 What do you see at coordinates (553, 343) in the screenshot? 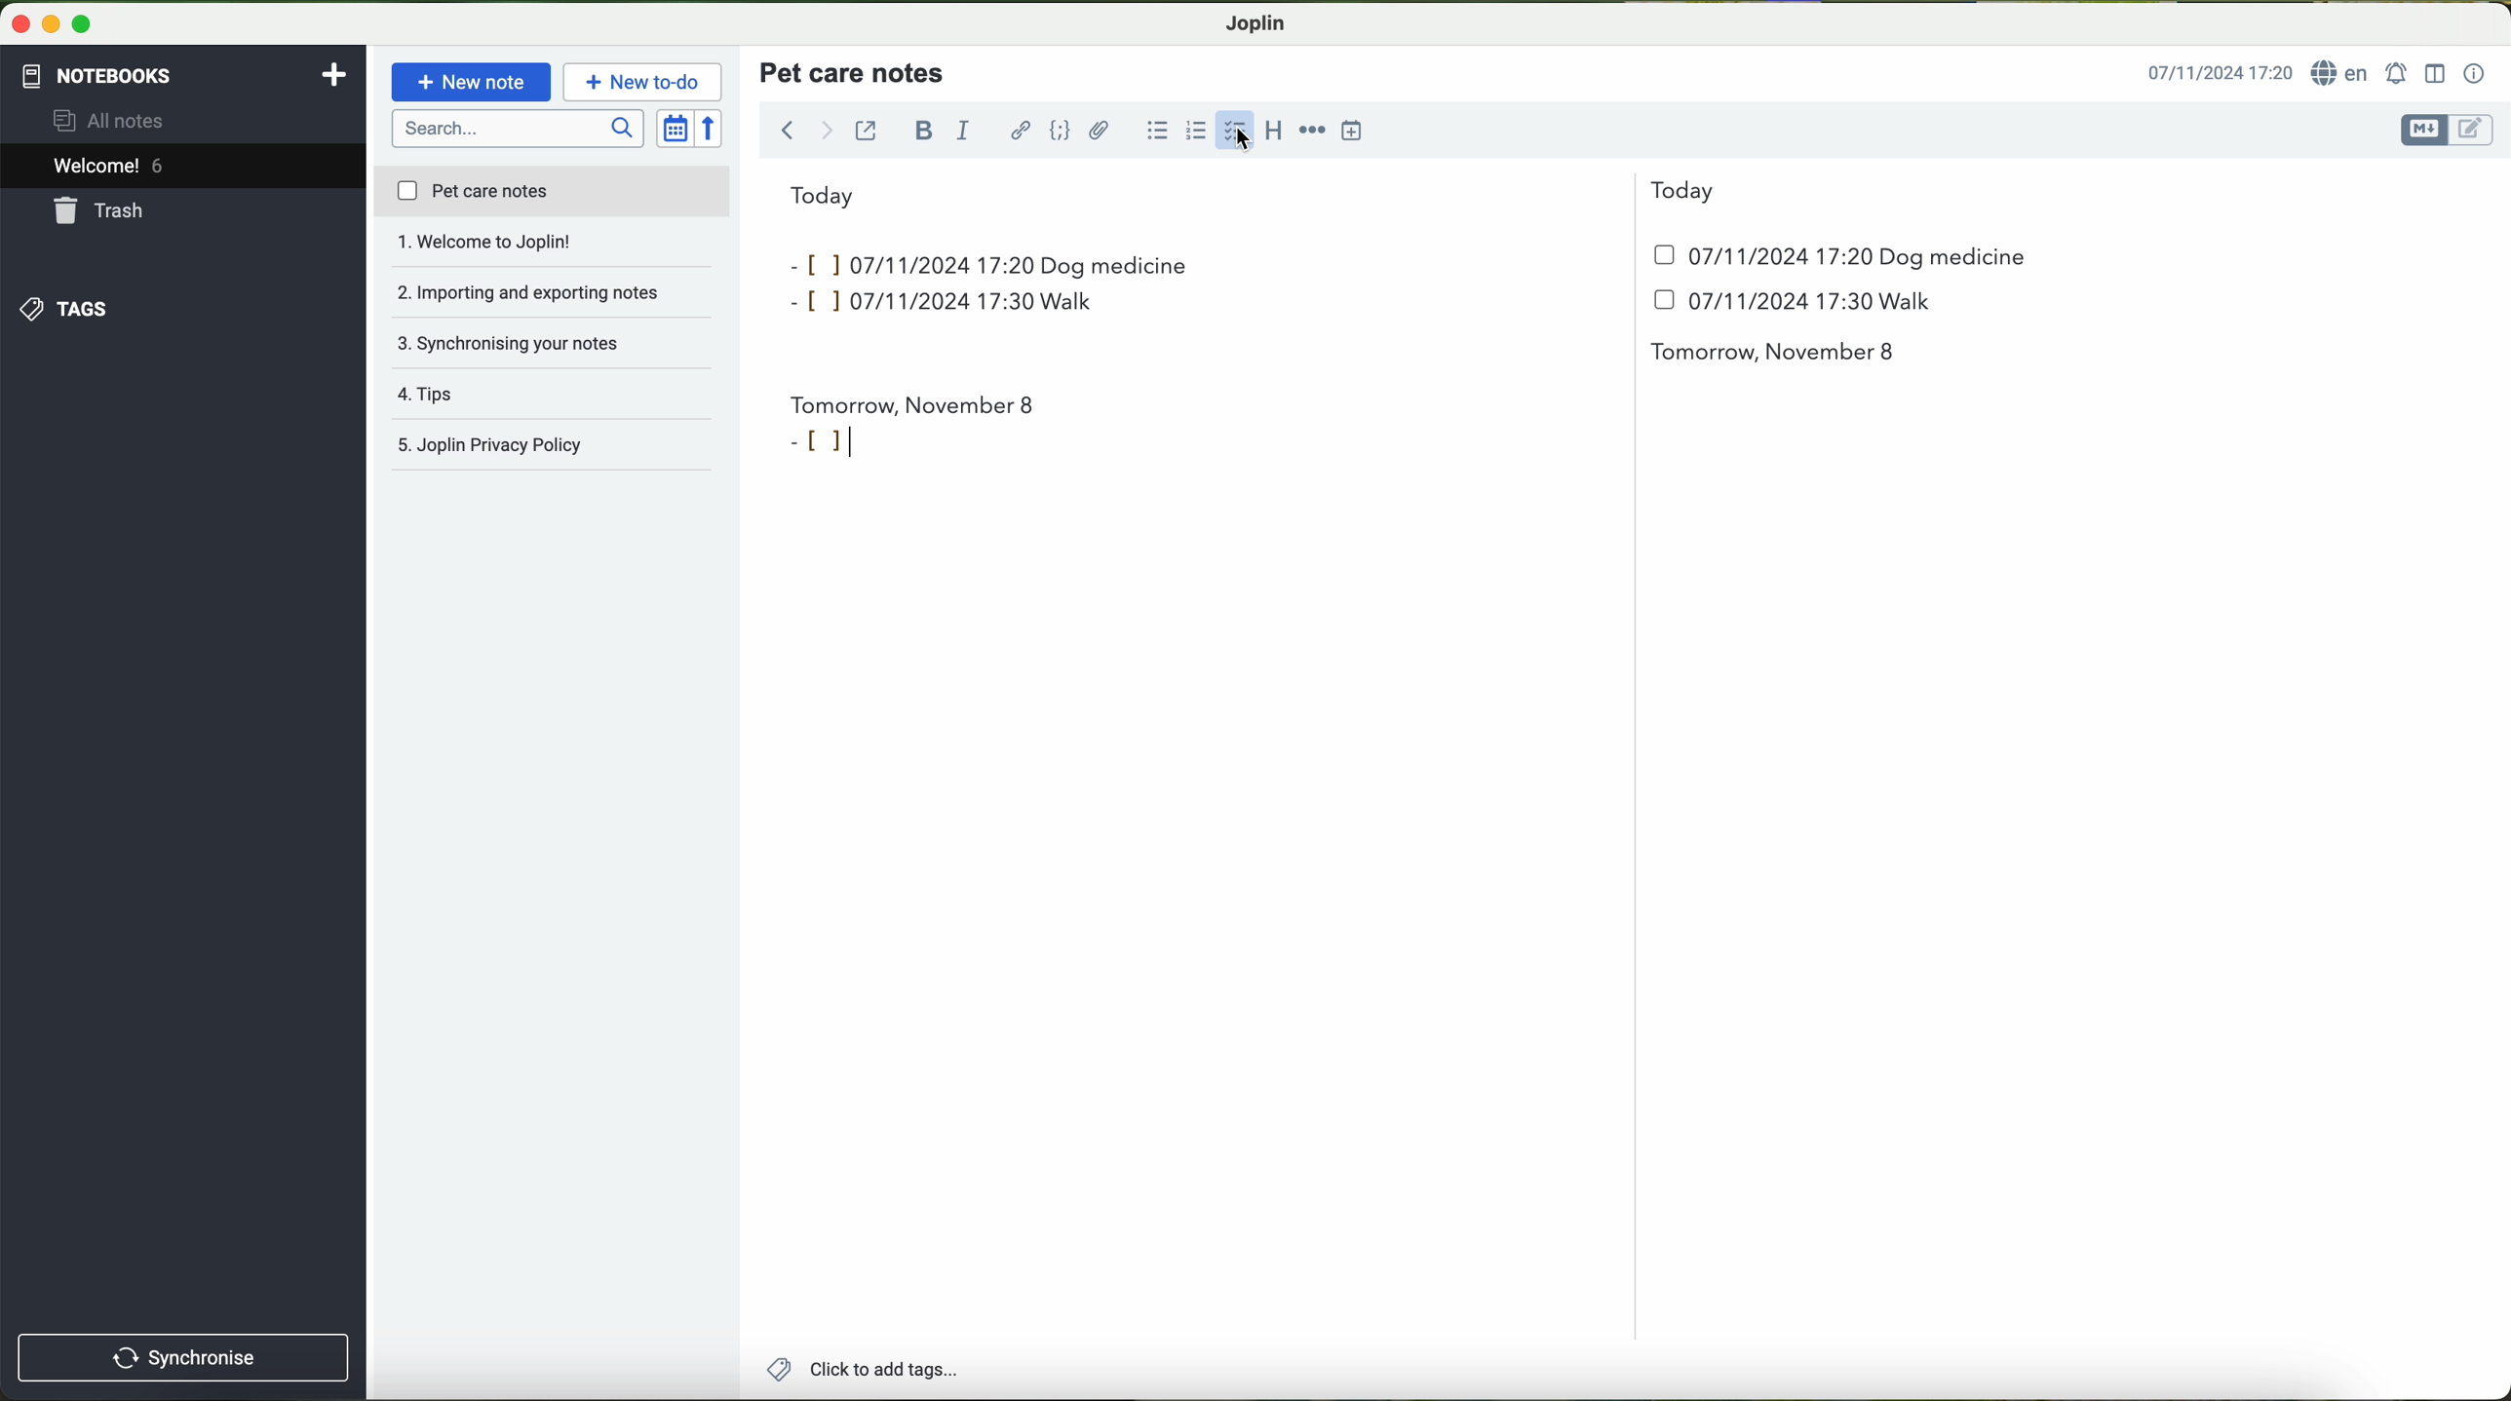
I see `tips` at bounding box center [553, 343].